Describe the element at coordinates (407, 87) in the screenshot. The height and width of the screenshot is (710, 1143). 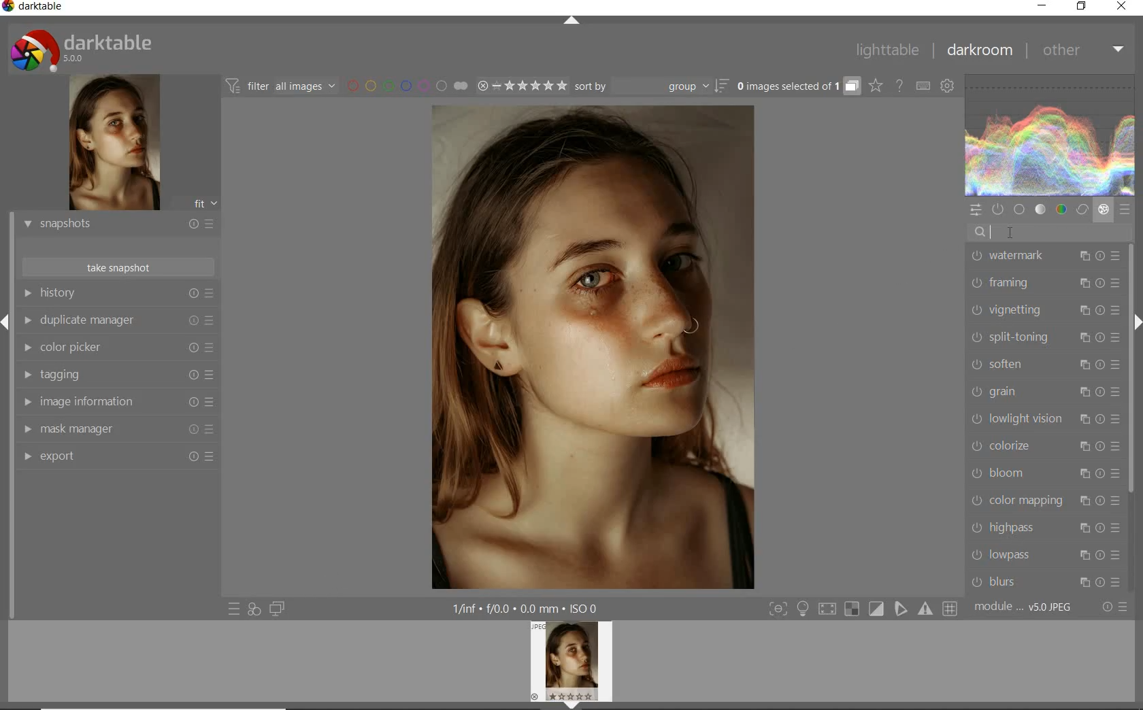
I see `filter by image color` at that location.